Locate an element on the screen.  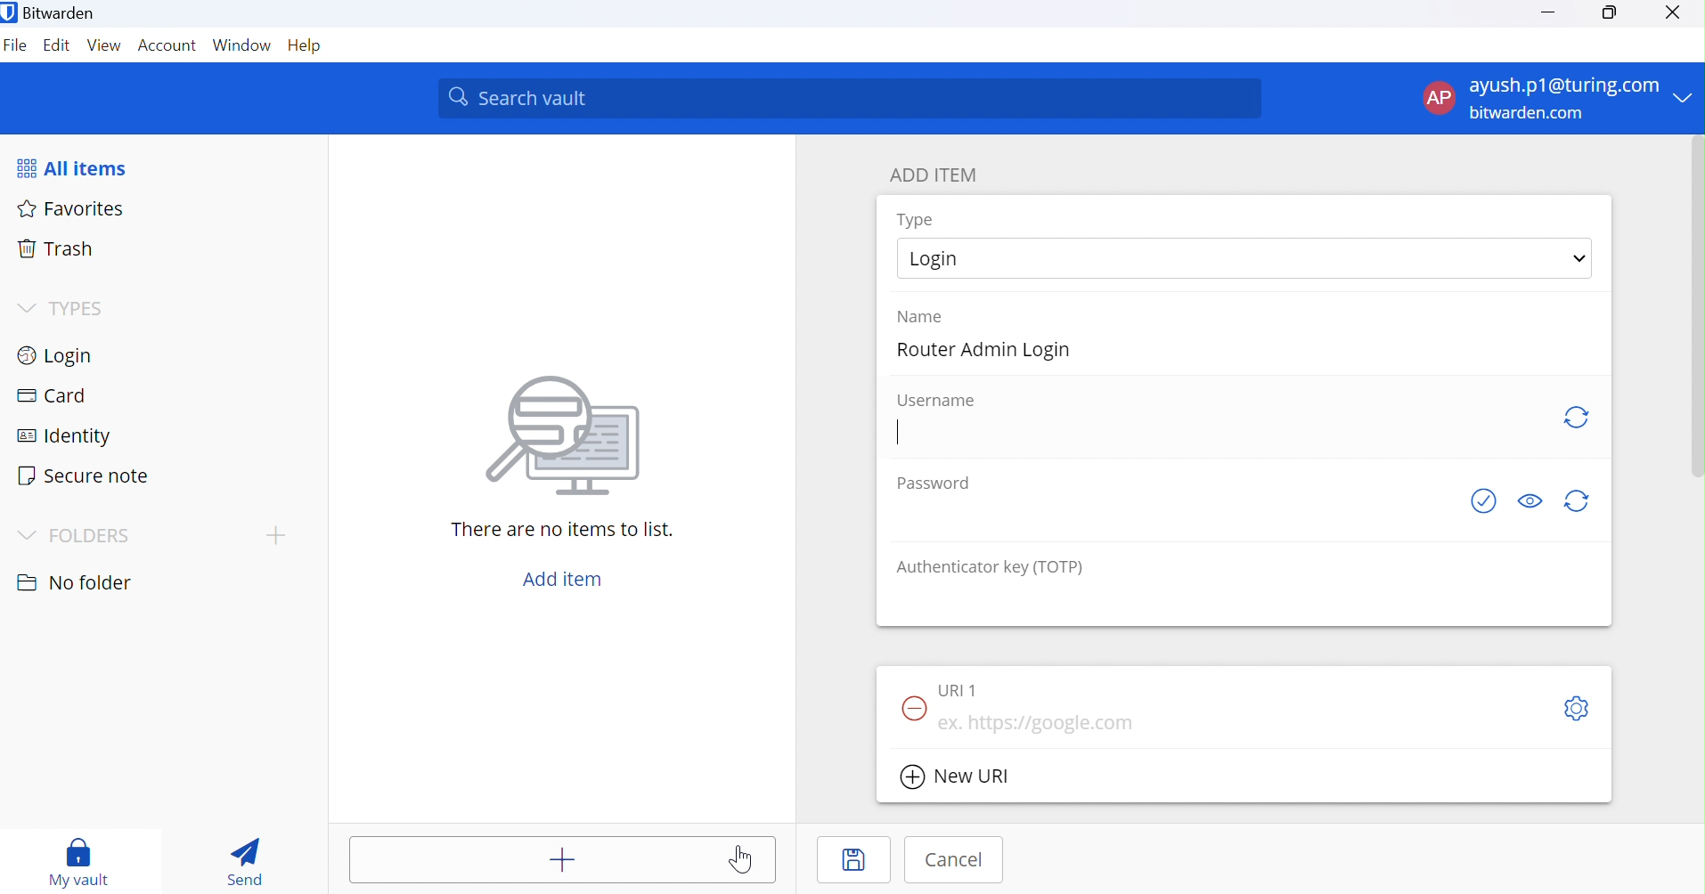
vertical scrollbar is located at coordinates (1699, 306).